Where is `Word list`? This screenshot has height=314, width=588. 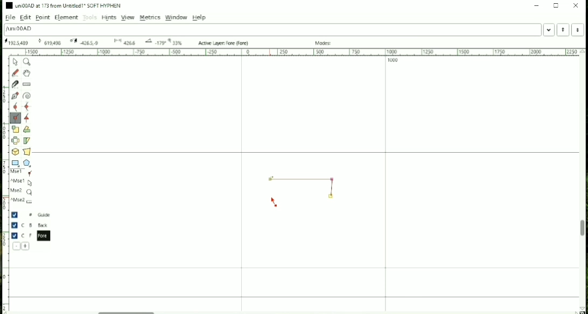
Word list is located at coordinates (549, 30).